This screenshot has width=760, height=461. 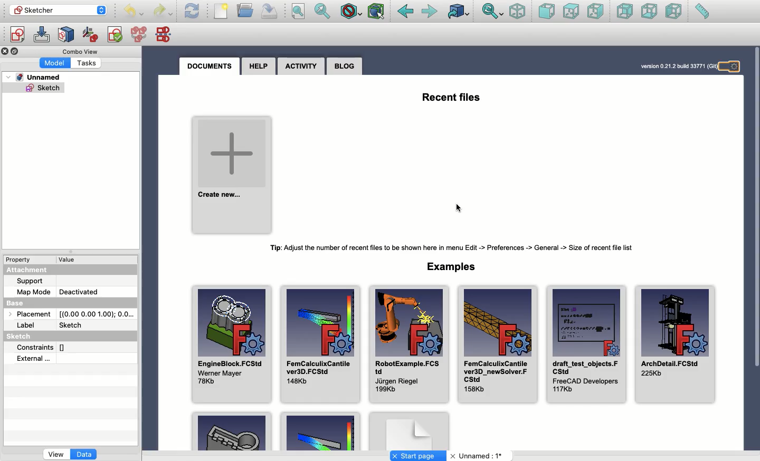 What do you see at coordinates (74, 315) in the screenshot?
I see `Placement [(0.00 0.00 1.00); 0.0...` at bounding box center [74, 315].